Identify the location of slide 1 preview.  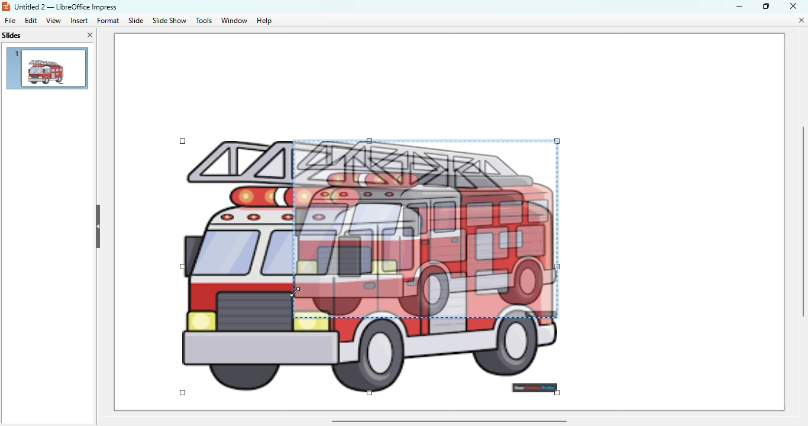
(47, 68).